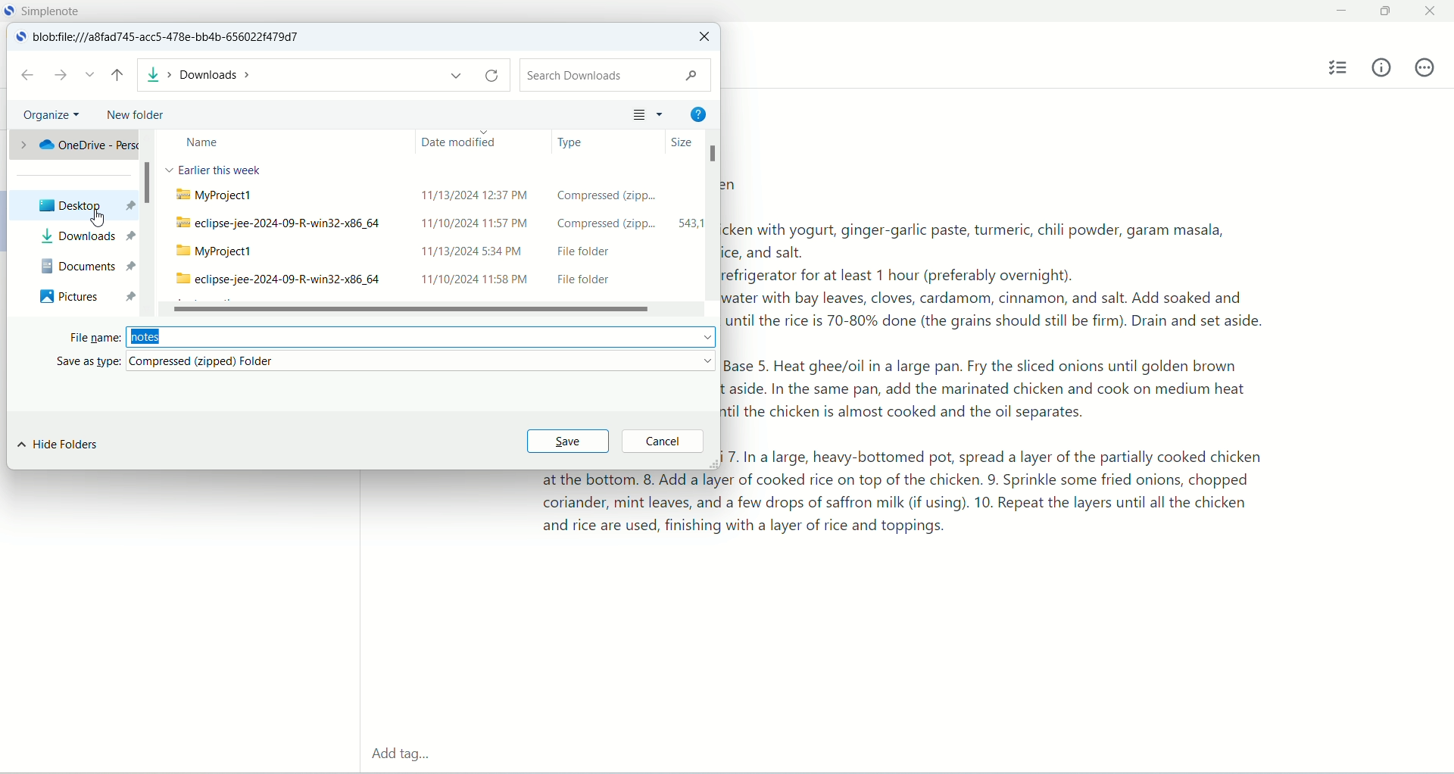 This screenshot has height=774, width=1454. Describe the element at coordinates (1433, 9) in the screenshot. I see `close` at that location.